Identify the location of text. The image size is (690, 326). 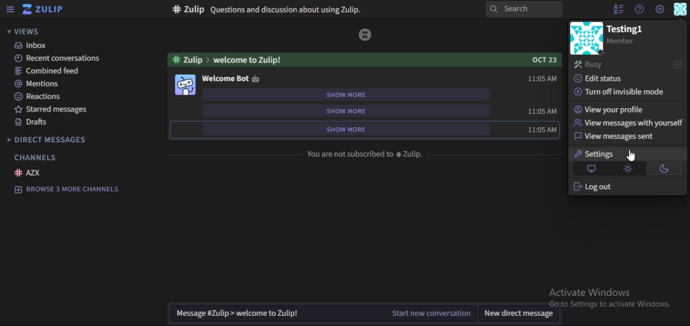
(631, 34).